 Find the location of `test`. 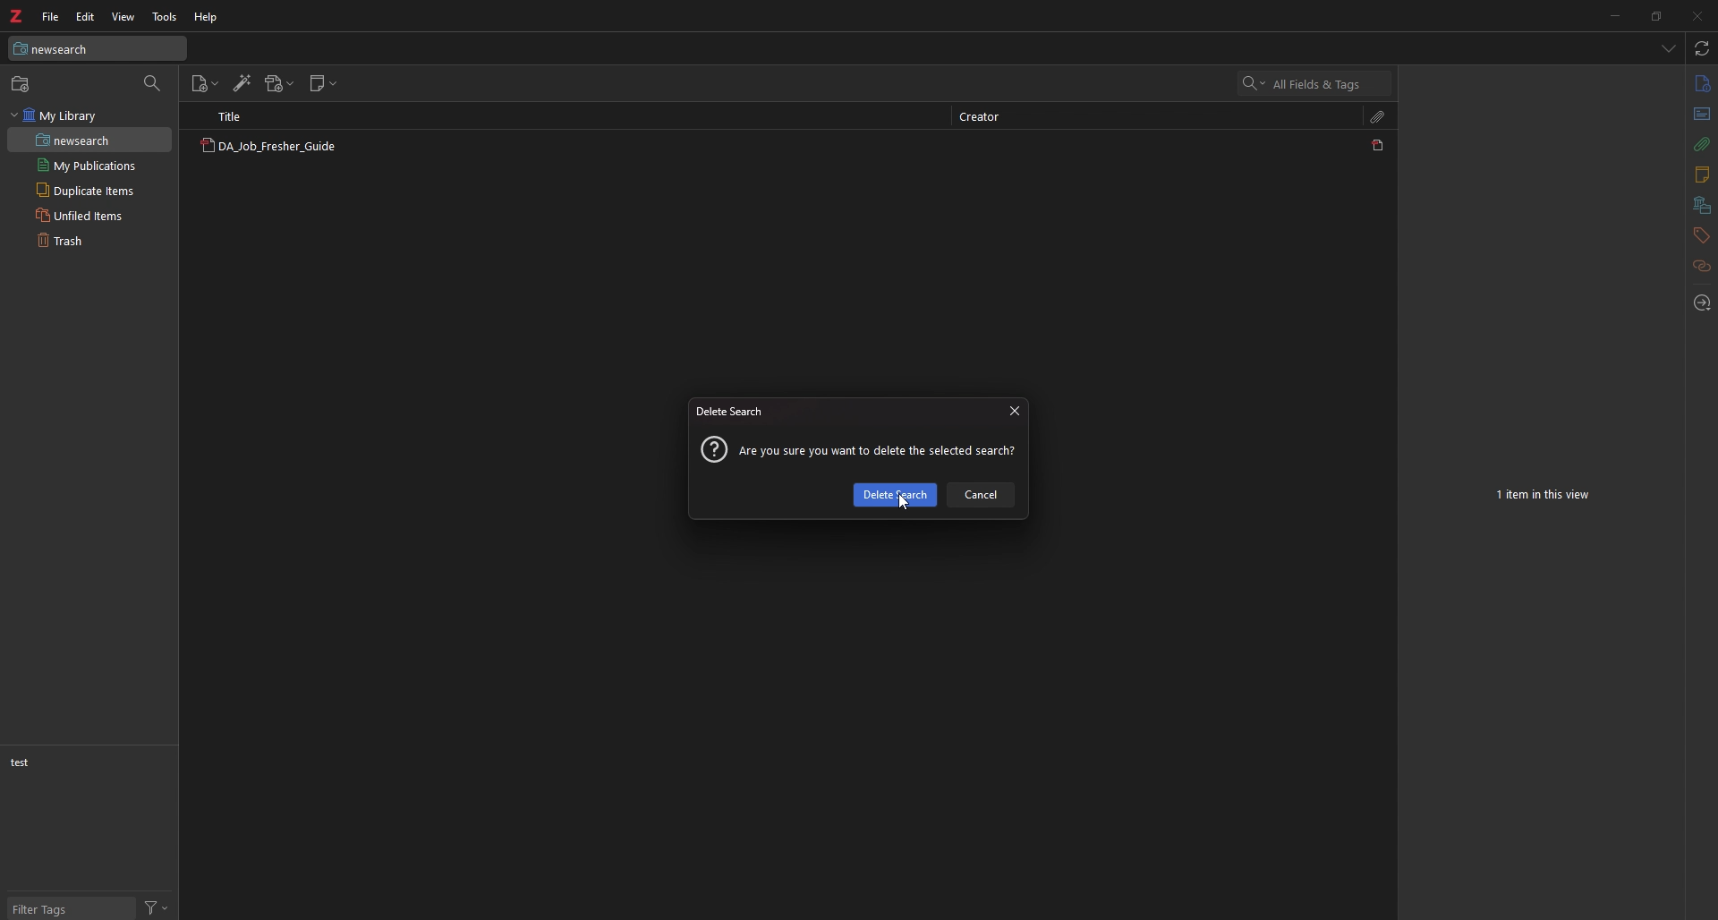

test is located at coordinates (67, 764).